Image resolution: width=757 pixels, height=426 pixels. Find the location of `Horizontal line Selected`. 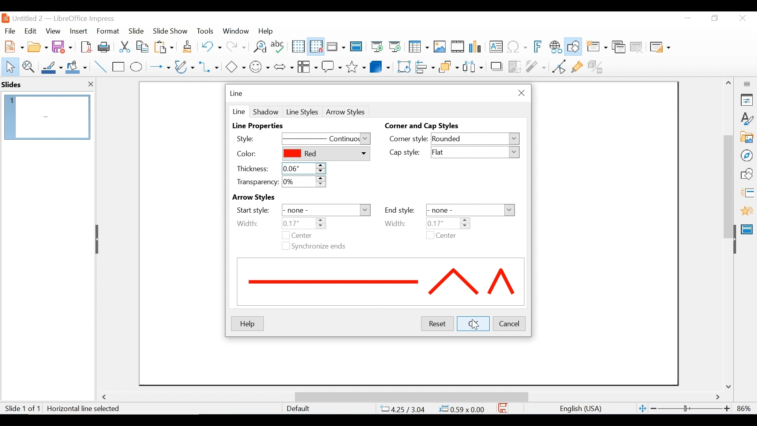

Horizontal line Selected is located at coordinates (84, 409).